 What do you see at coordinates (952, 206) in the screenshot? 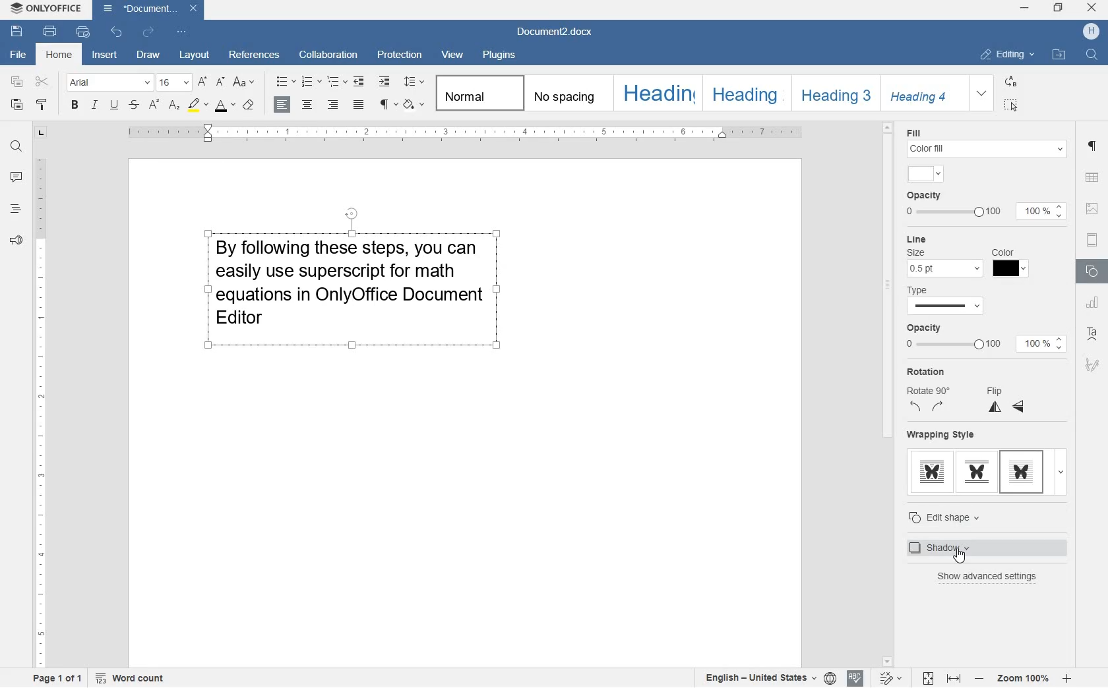
I see `opacity` at bounding box center [952, 206].